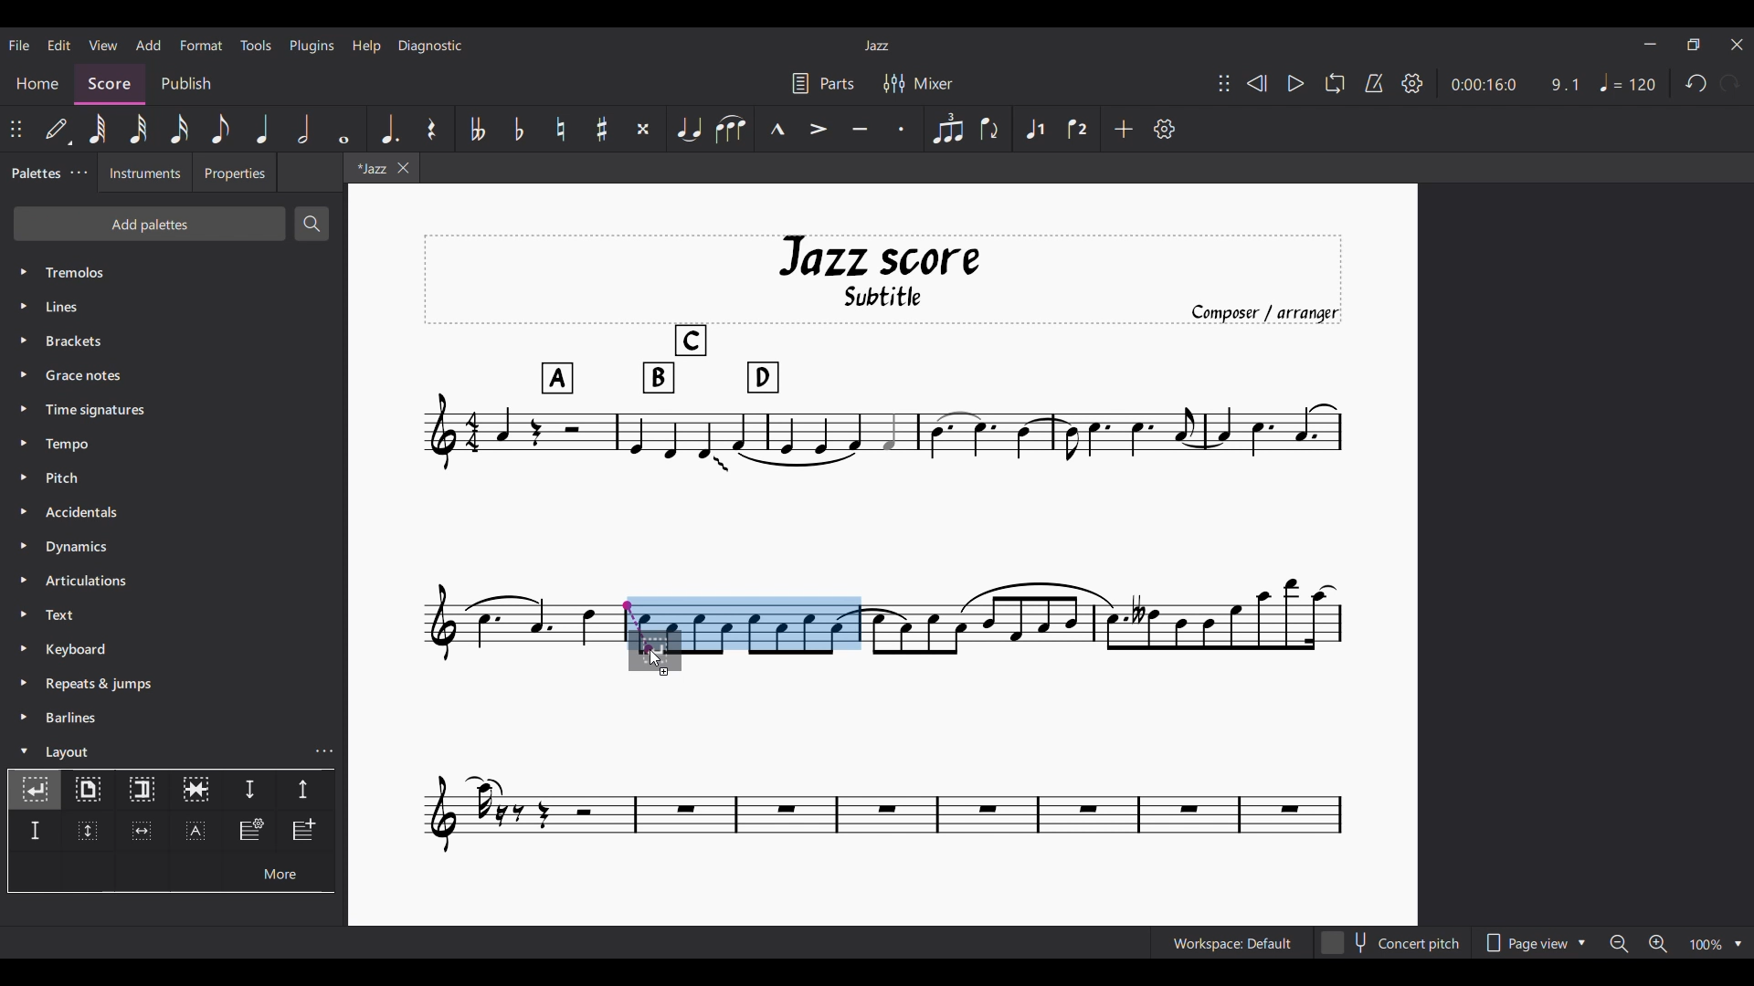  Describe the element at coordinates (143, 791) in the screenshot. I see `Section break` at that location.